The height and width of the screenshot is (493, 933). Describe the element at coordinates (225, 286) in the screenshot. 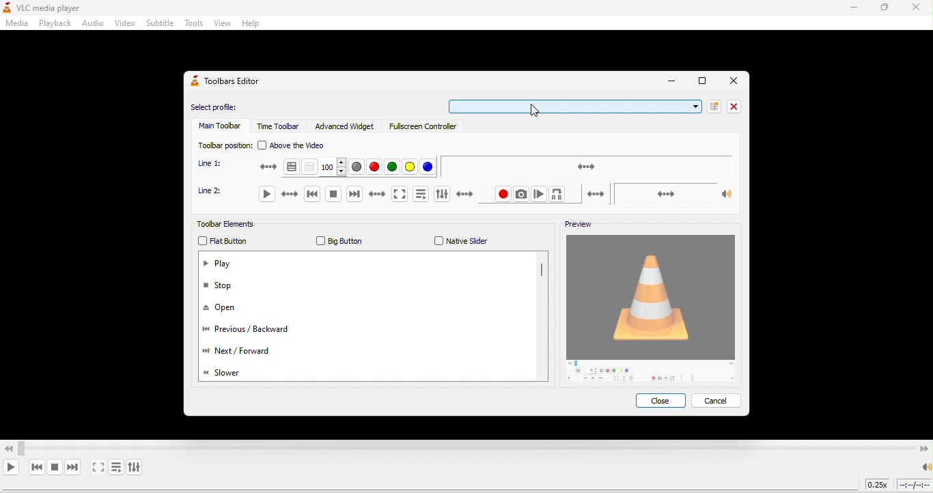

I see `stop` at that location.